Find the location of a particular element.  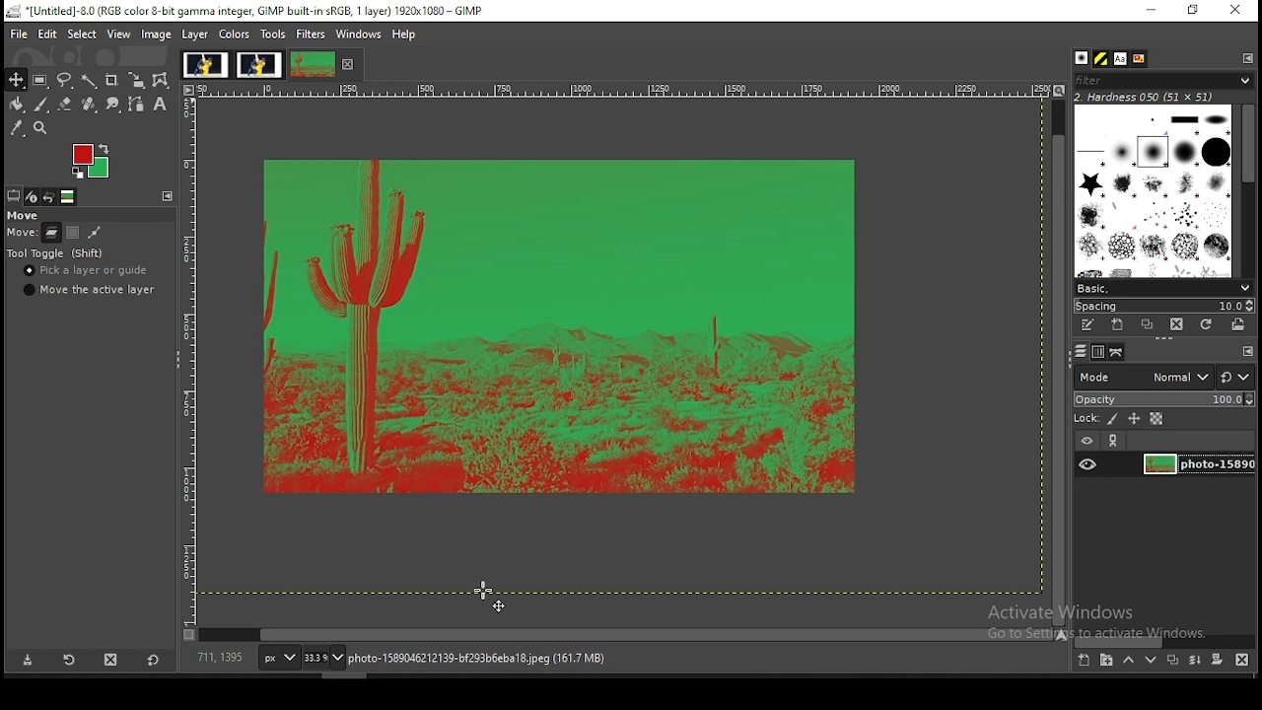

lock pixels is located at coordinates (1095, 417).